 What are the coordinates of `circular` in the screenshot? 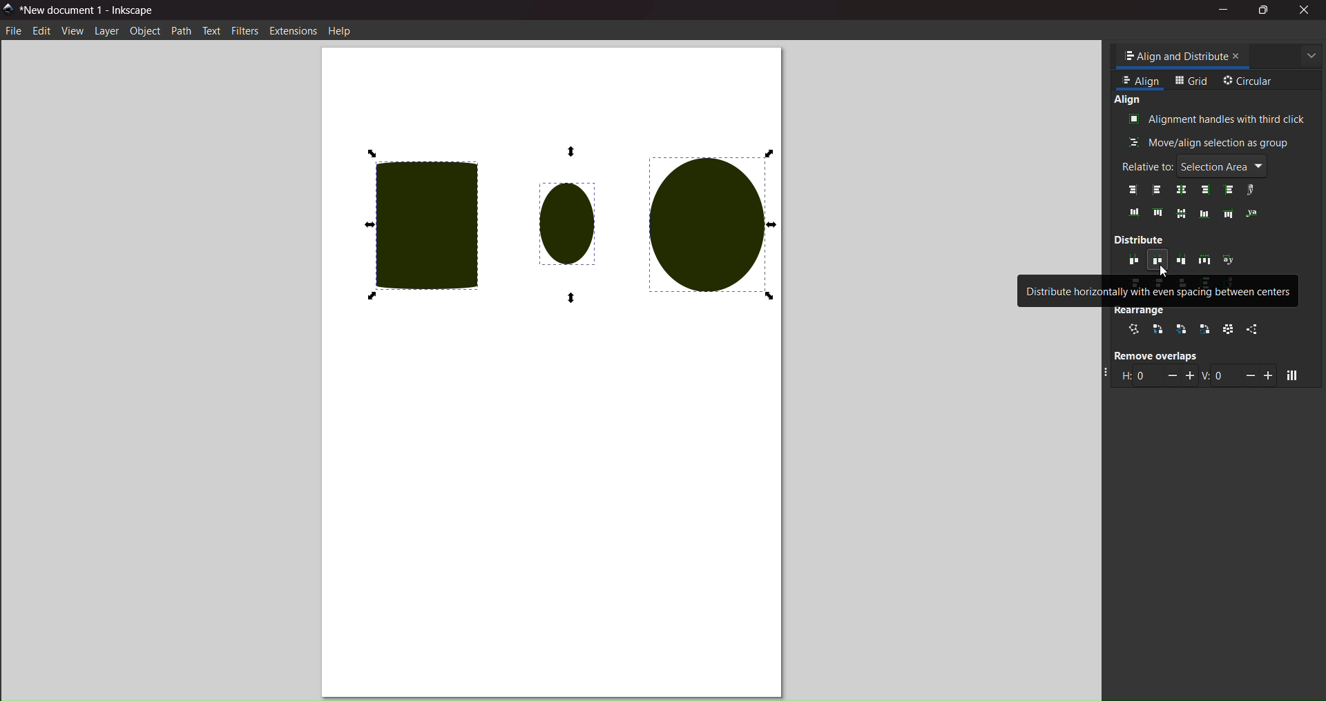 It's located at (1250, 81).